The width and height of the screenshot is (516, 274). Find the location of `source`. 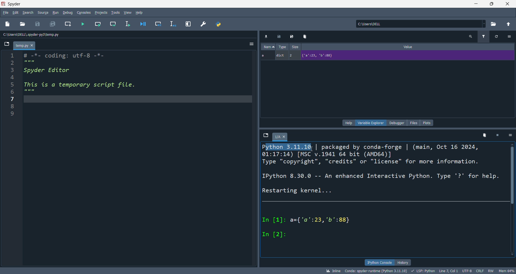

source is located at coordinates (42, 13).